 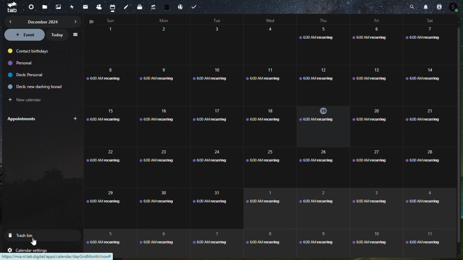 I want to click on personal, so click(x=22, y=63).